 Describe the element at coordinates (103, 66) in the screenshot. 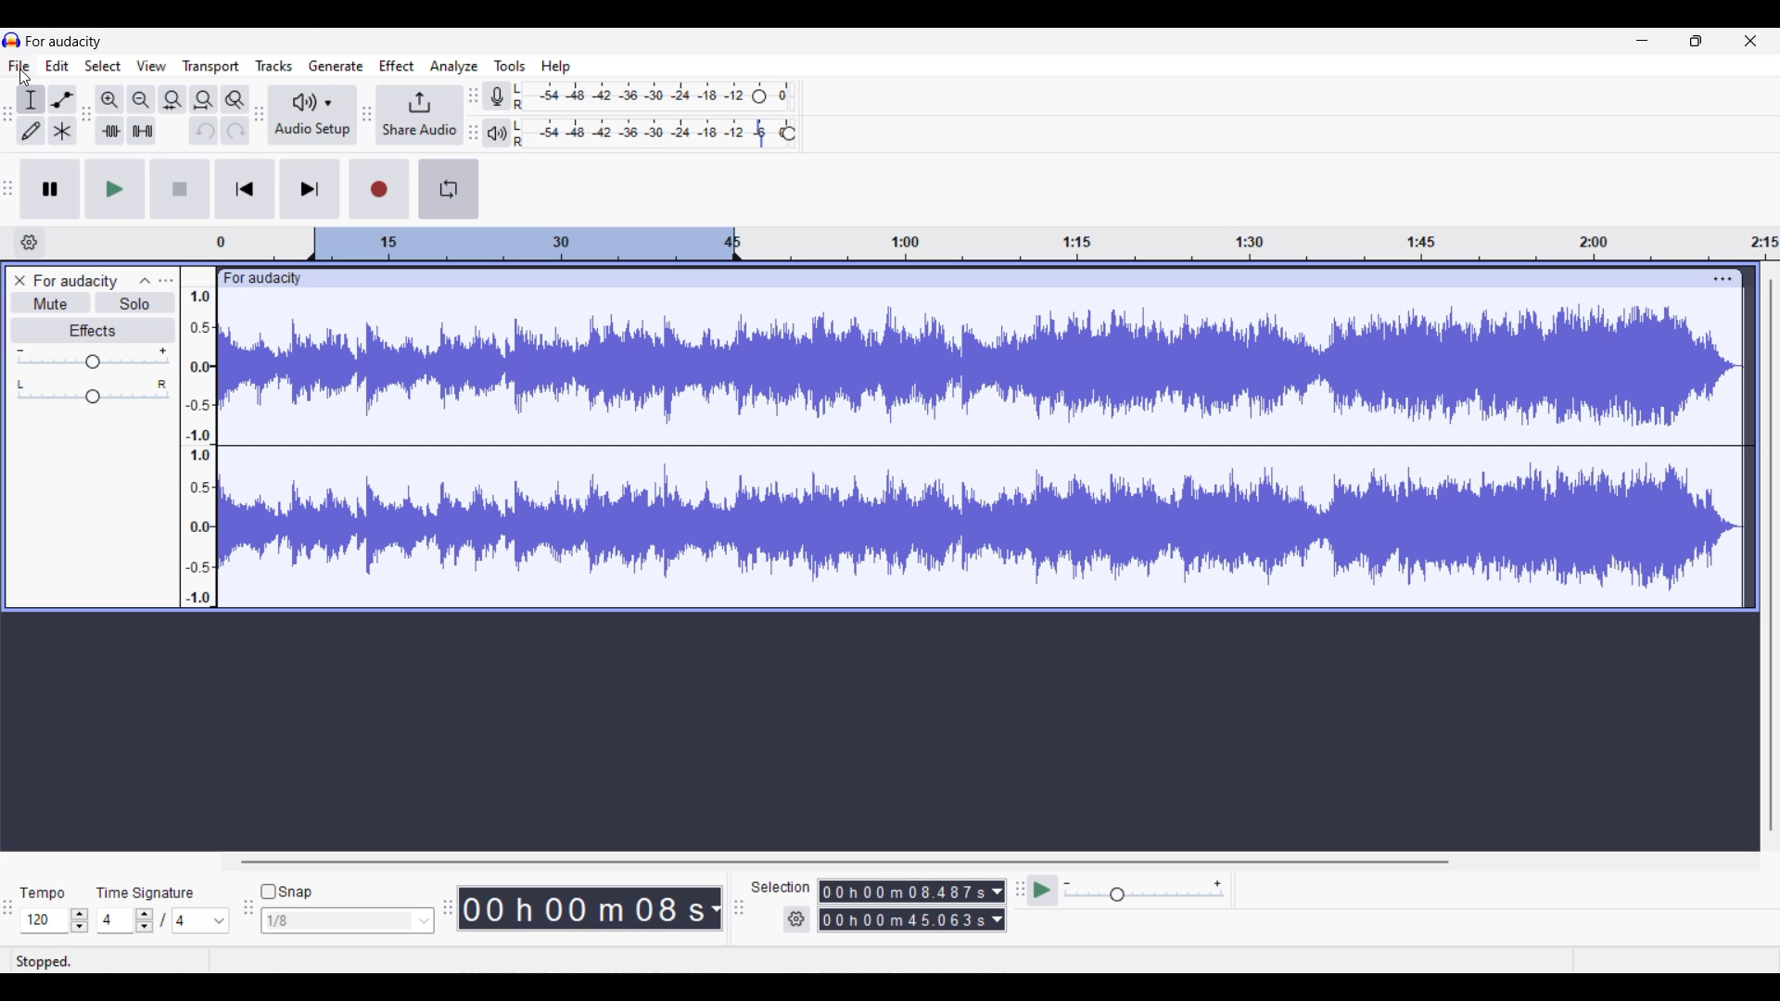

I see `Select menu` at that location.